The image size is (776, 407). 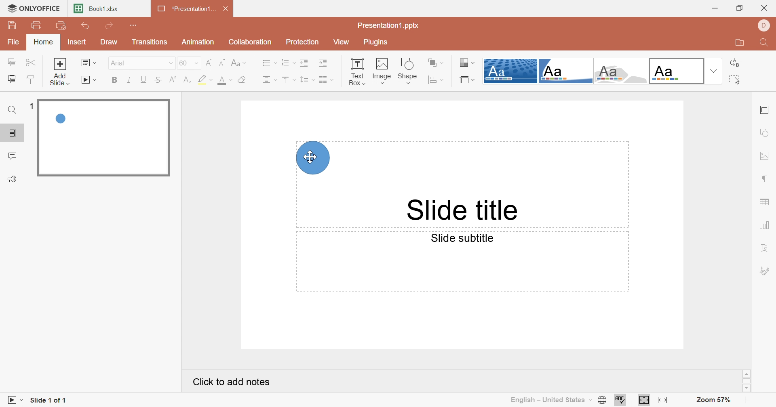 What do you see at coordinates (644, 399) in the screenshot?
I see `Fit to slide` at bounding box center [644, 399].